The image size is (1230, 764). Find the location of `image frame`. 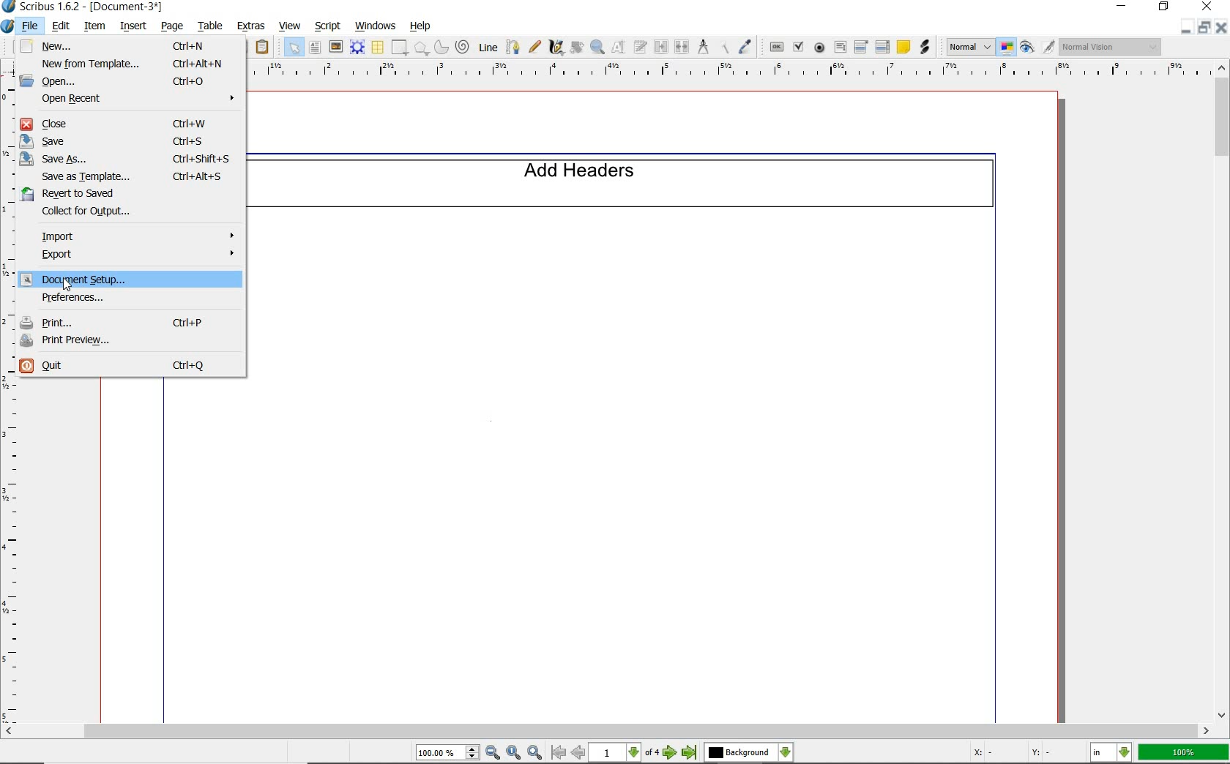

image frame is located at coordinates (336, 48).